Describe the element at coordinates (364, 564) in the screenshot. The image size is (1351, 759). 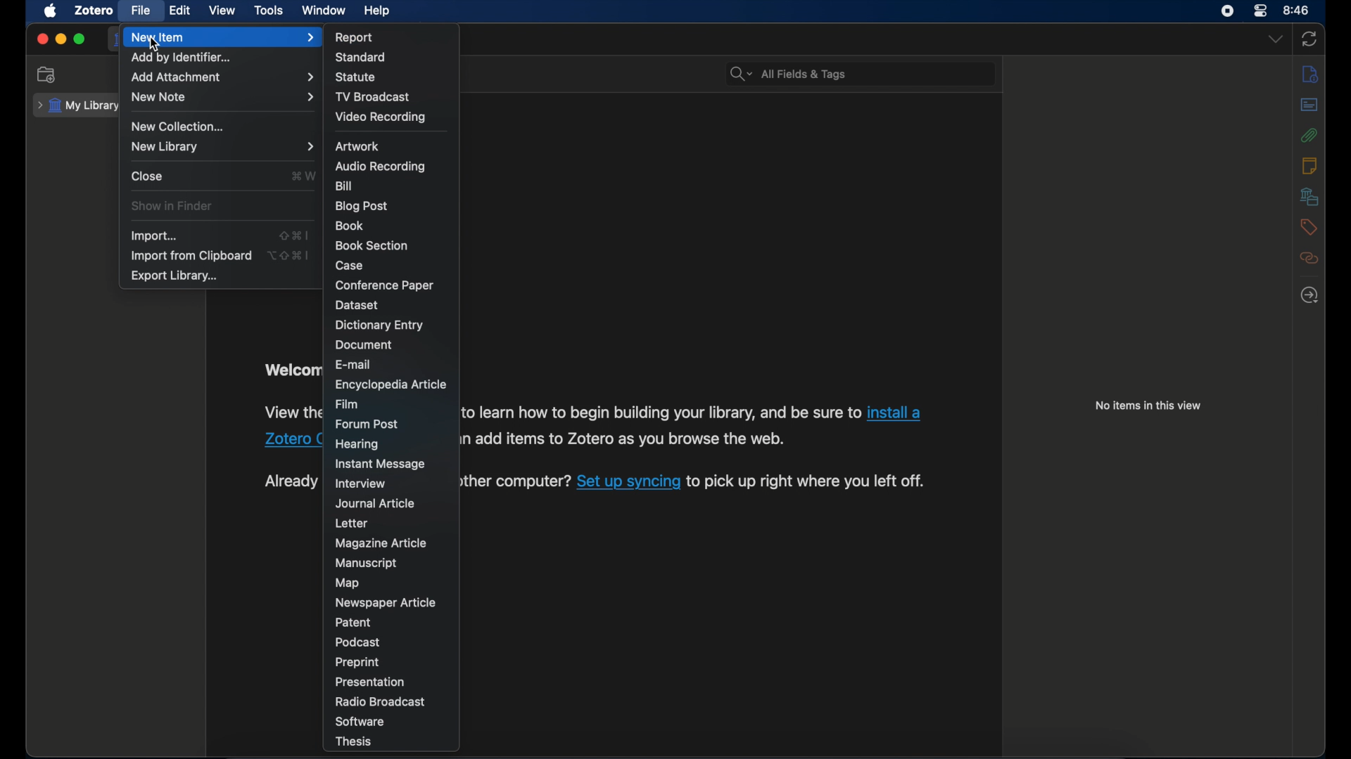
I see `manuscript` at that location.